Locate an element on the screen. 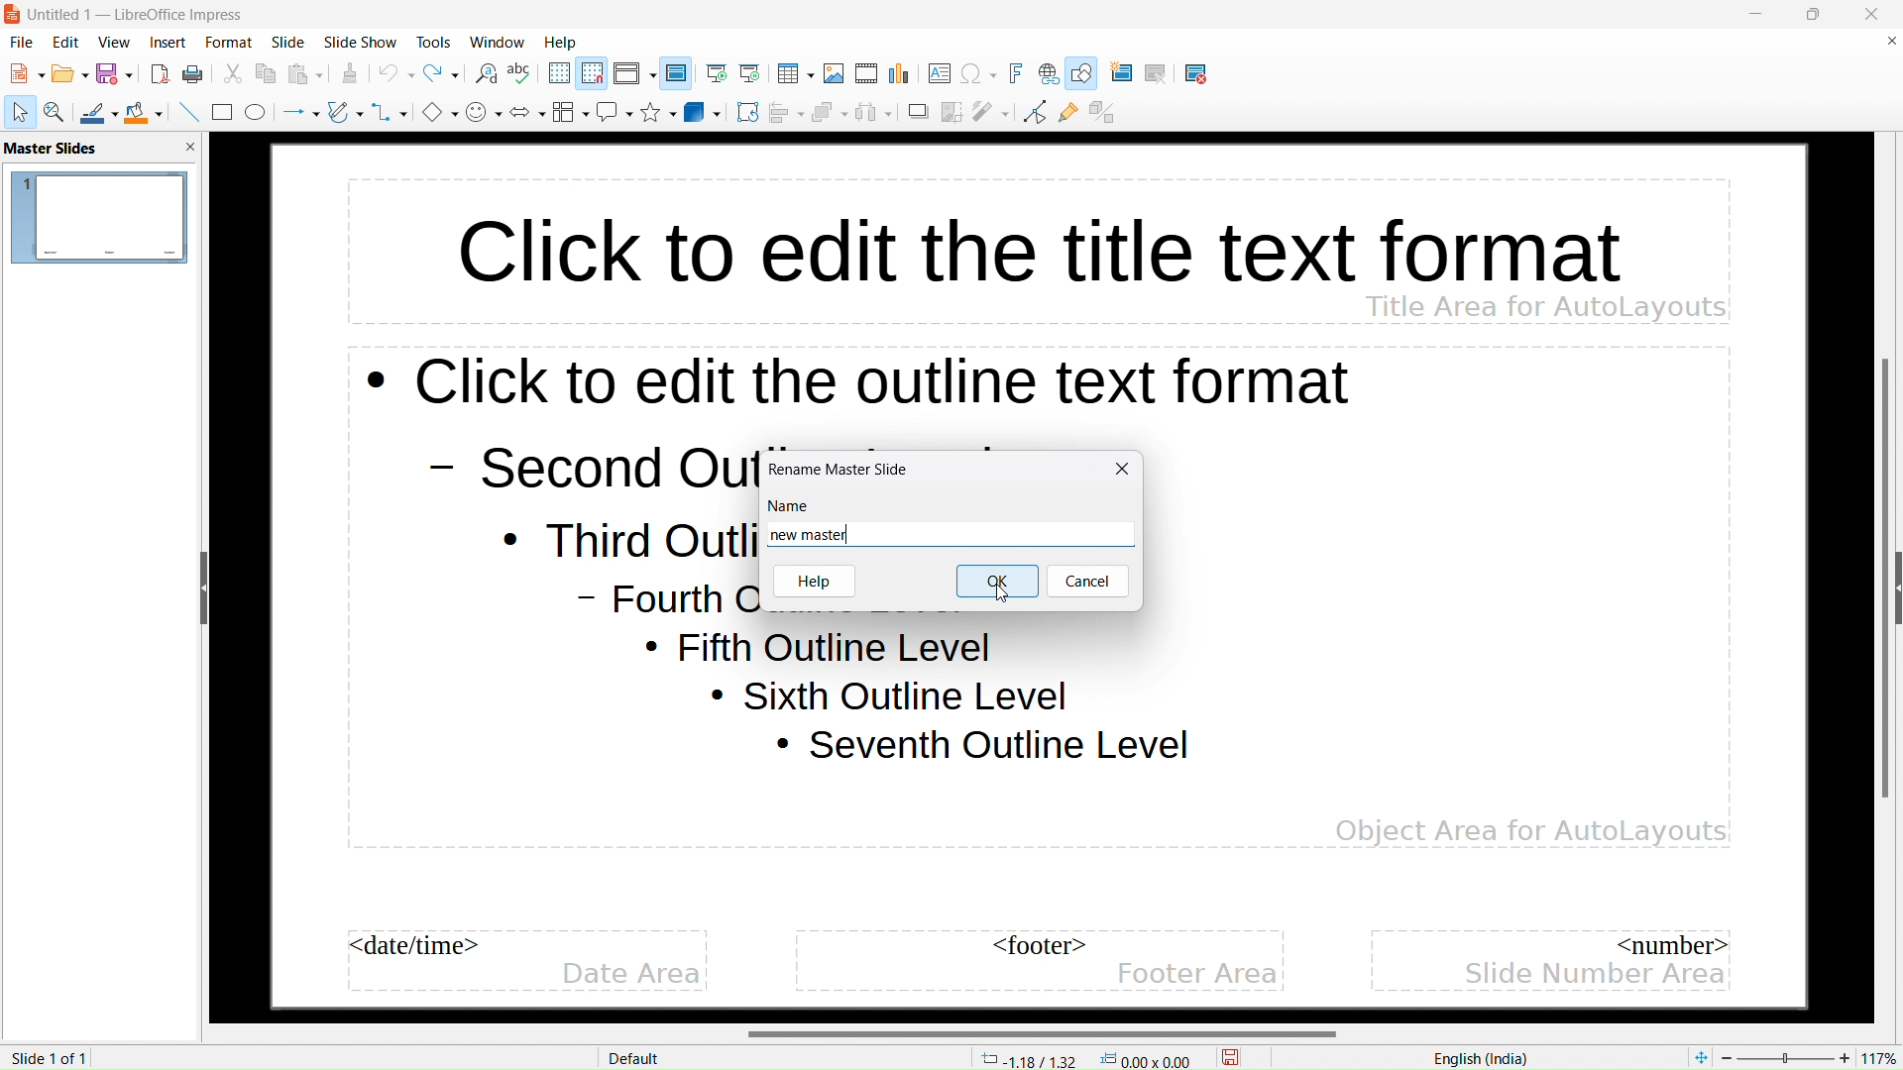 This screenshot has width=1903, height=1070. logo is located at coordinates (13, 15).